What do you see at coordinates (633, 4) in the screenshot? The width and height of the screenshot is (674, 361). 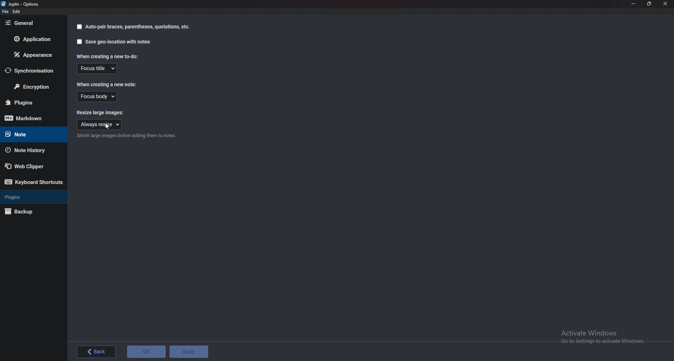 I see `Minimize` at bounding box center [633, 4].